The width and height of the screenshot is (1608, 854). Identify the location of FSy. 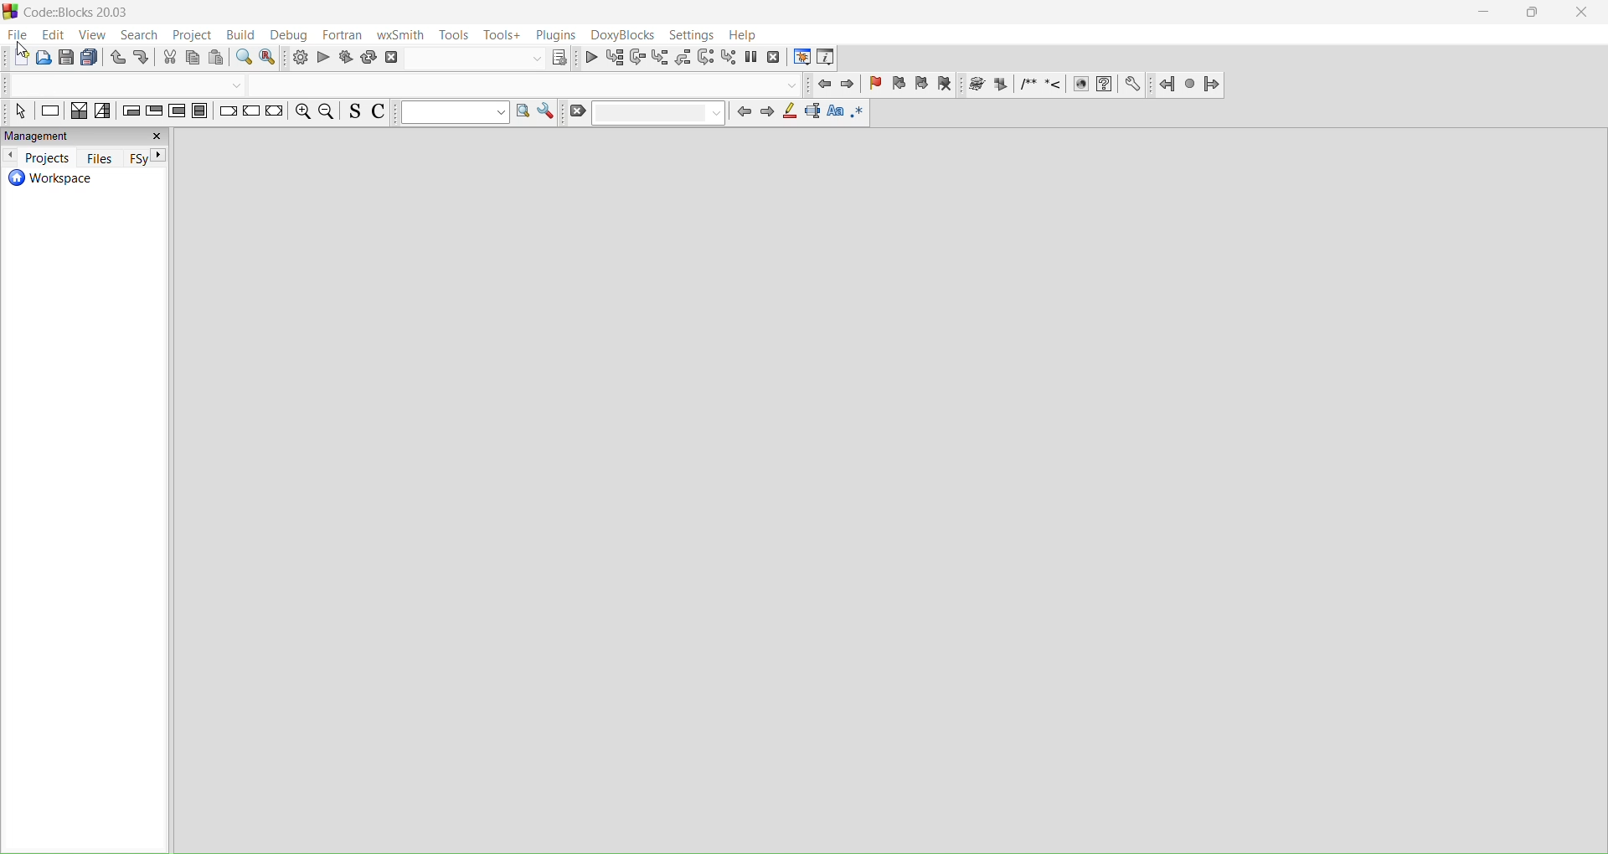
(148, 157).